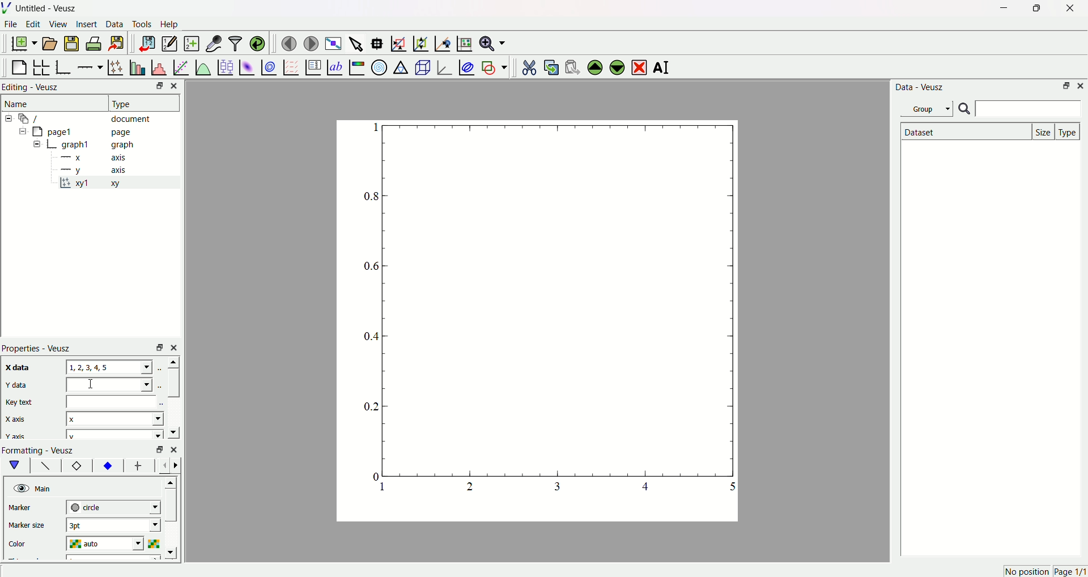 The image size is (1088, 577). I want to click on page, so click(530, 324).